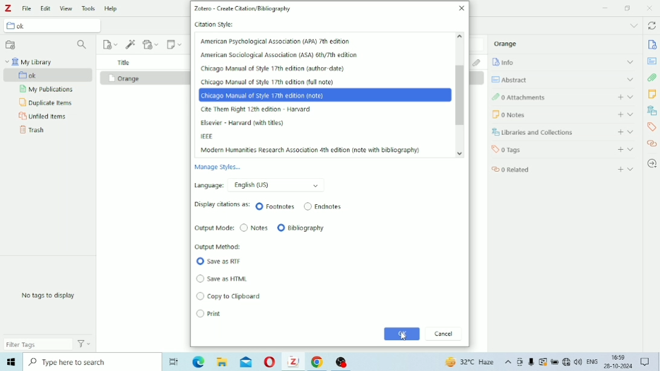 The width and height of the screenshot is (660, 371). What do you see at coordinates (275, 41) in the screenshot?
I see `American Psychological Association (APA) 7th edition ` at bounding box center [275, 41].